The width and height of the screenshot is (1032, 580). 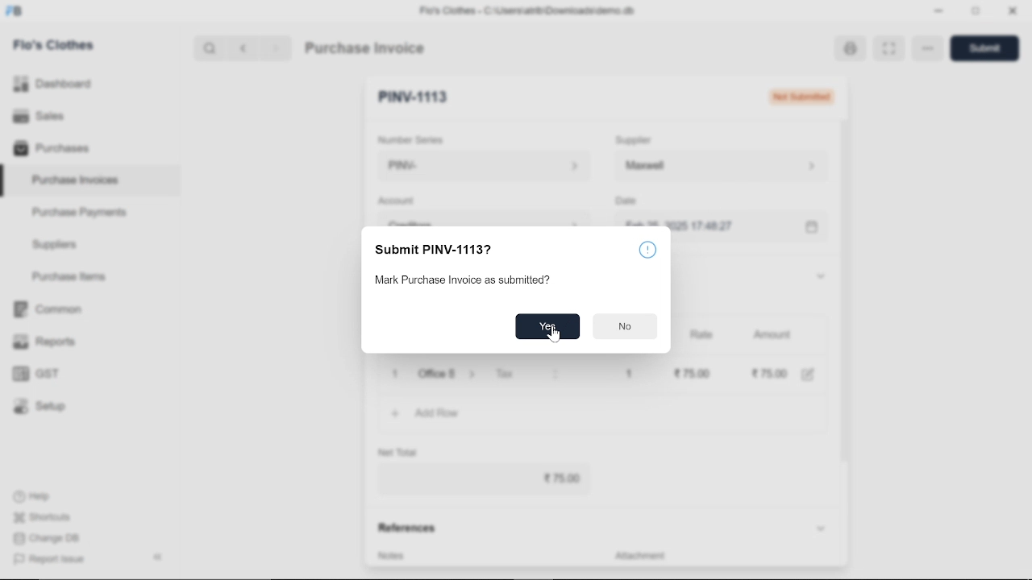 I want to click on No, so click(x=626, y=327).